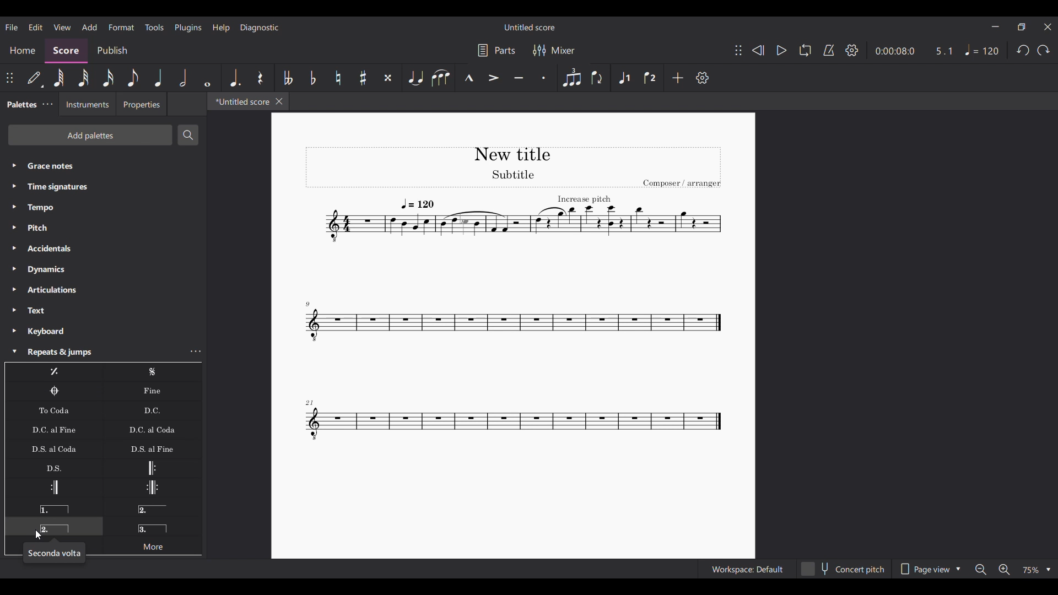 The image size is (1058, 595). What do you see at coordinates (747, 569) in the screenshot?
I see `Workspace: Default` at bounding box center [747, 569].